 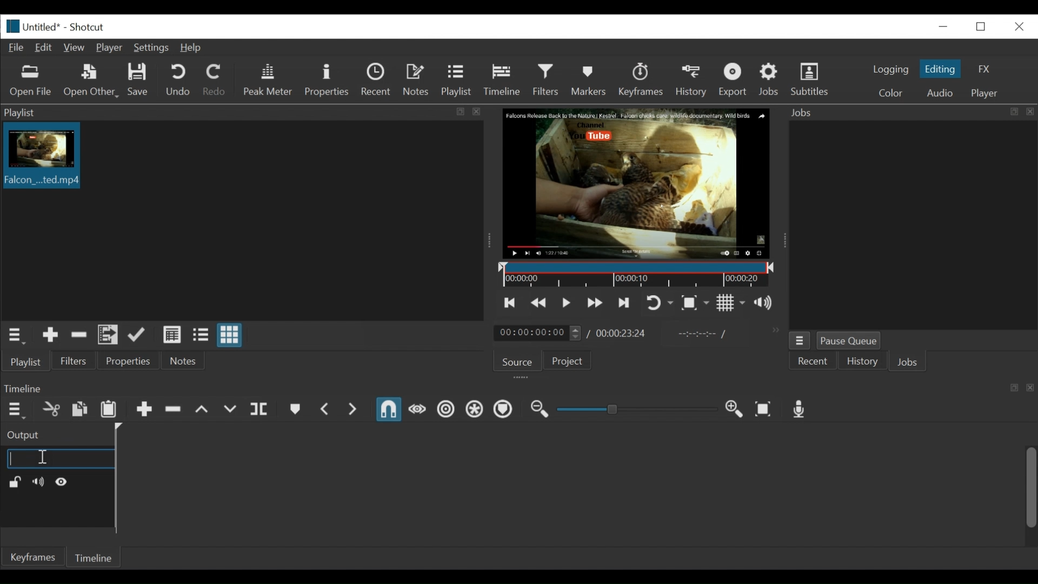 What do you see at coordinates (178, 81) in the screenshot?
I see `Undo` at bounding box center [178, 81].